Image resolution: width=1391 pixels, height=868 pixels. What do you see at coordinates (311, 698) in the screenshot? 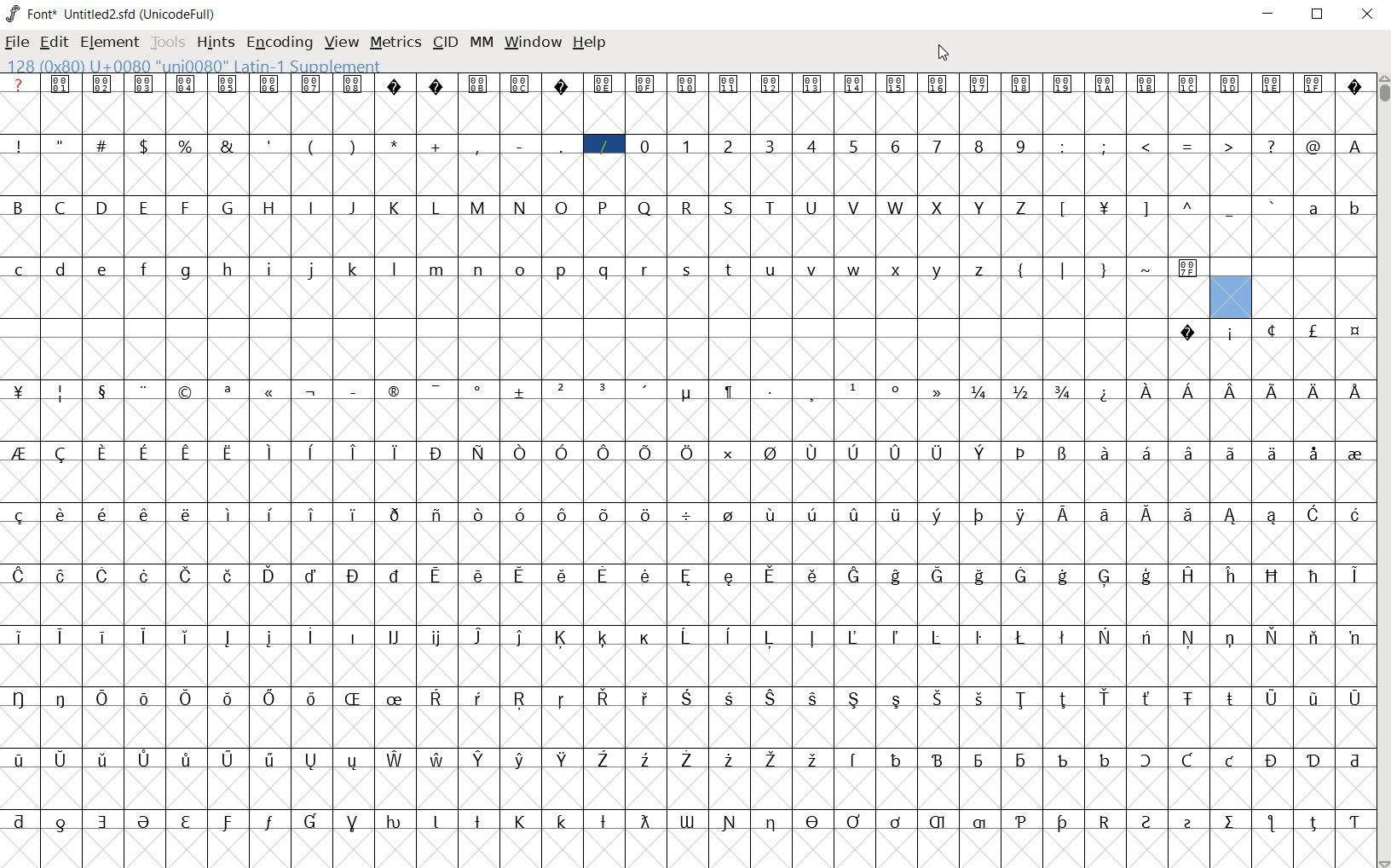
I see `glyph` at bounding box center [311, 698].